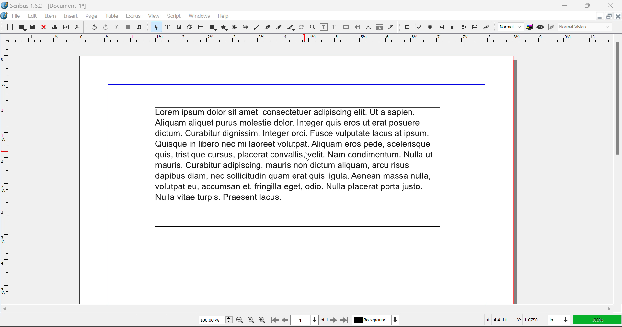 This screenshot has width=622, height=327. Describe the element at coordinates (313, 27) in the screenshot. I see `Zoom` at that location.